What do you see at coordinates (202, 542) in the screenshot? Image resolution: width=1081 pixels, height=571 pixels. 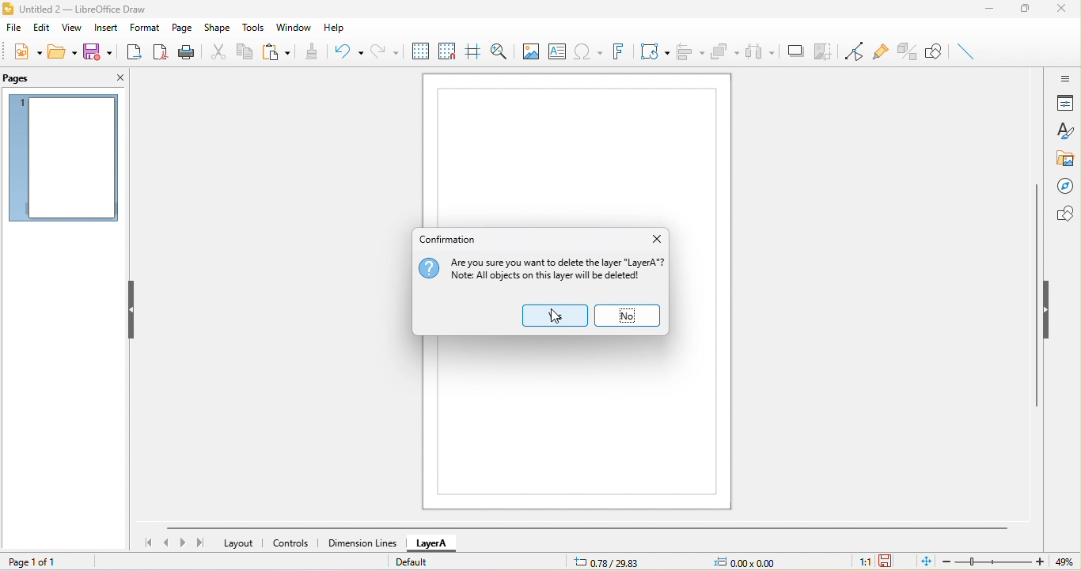 I see `last page` at bounding box center [202, 542].